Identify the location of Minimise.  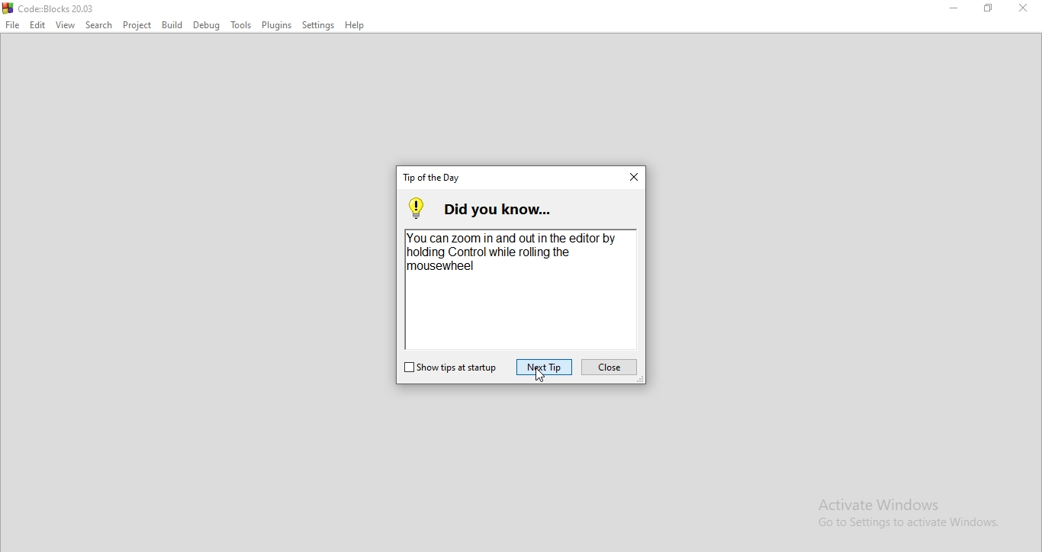
(952, 8).